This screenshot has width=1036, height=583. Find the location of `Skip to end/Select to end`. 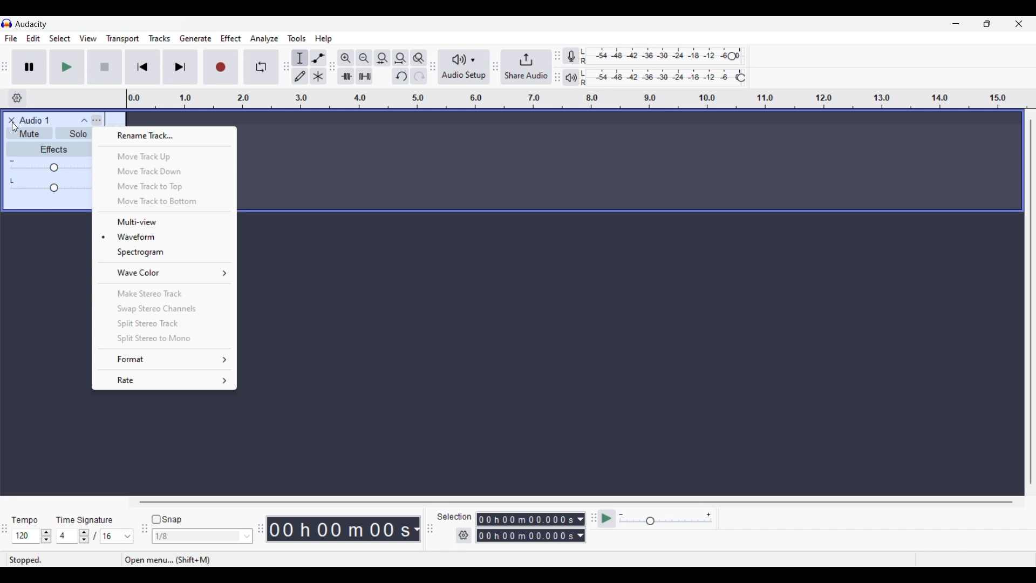

Skip to end/Select to end is located at coordinates (180, 67).